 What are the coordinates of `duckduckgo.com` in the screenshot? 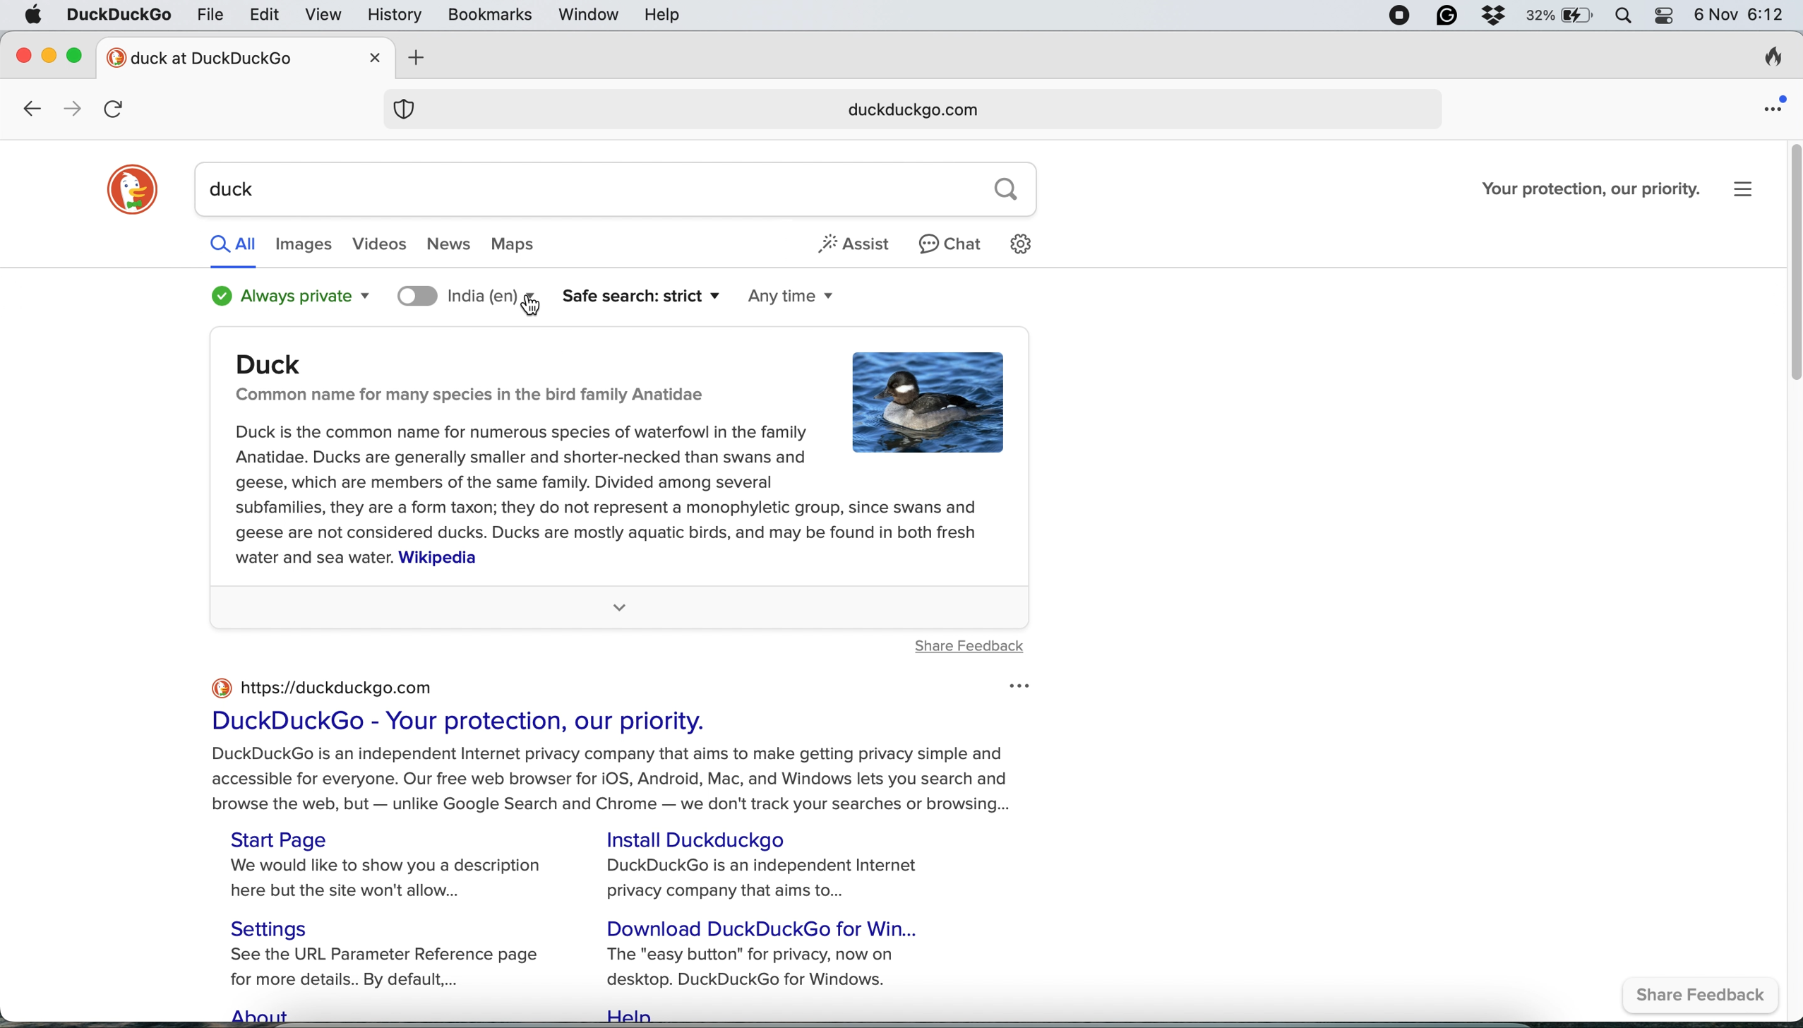 It's located at (909, 111).